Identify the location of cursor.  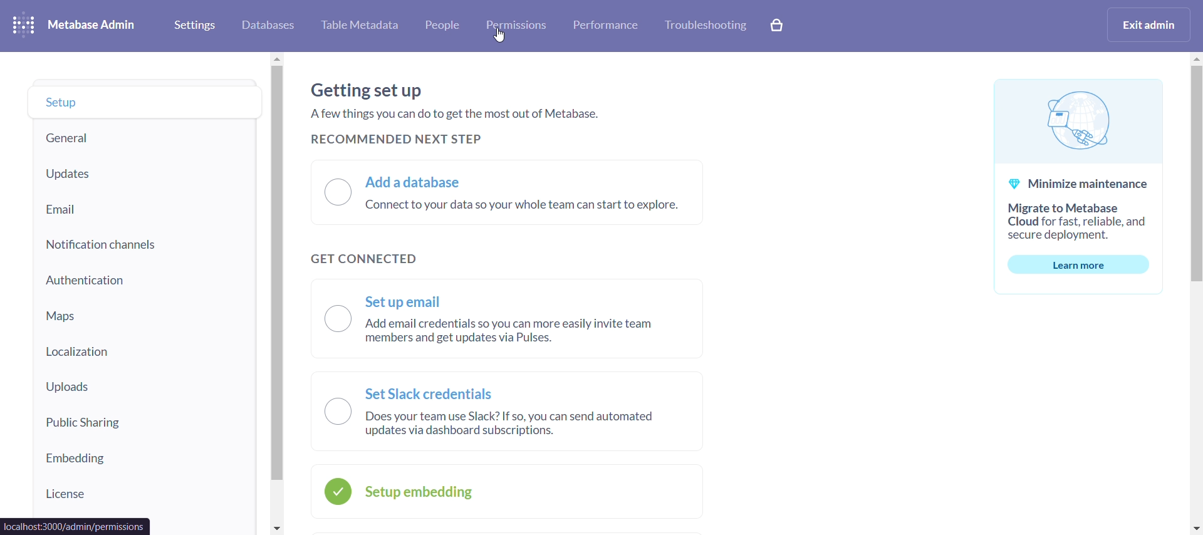
(503, 38).